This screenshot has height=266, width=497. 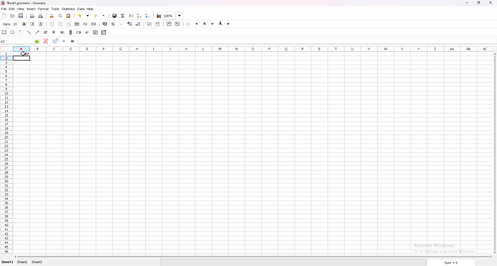 I want to click on superscript, so click(x=169, y=24).